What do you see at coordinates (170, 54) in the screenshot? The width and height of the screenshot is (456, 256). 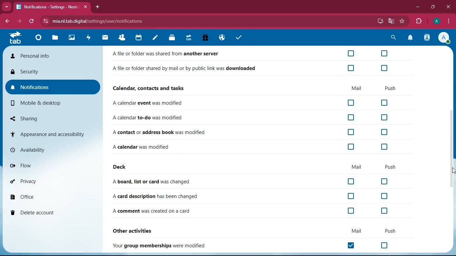 I see `A Tile or folder was shared from another server` at bounding box center [170, 54].